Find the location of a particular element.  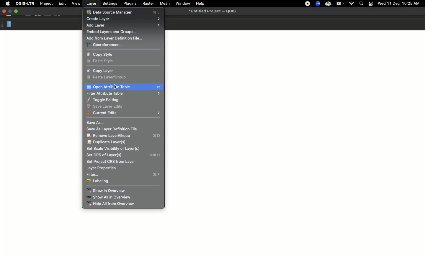

Set project CRS from layer is located at coordinates (111, 162).